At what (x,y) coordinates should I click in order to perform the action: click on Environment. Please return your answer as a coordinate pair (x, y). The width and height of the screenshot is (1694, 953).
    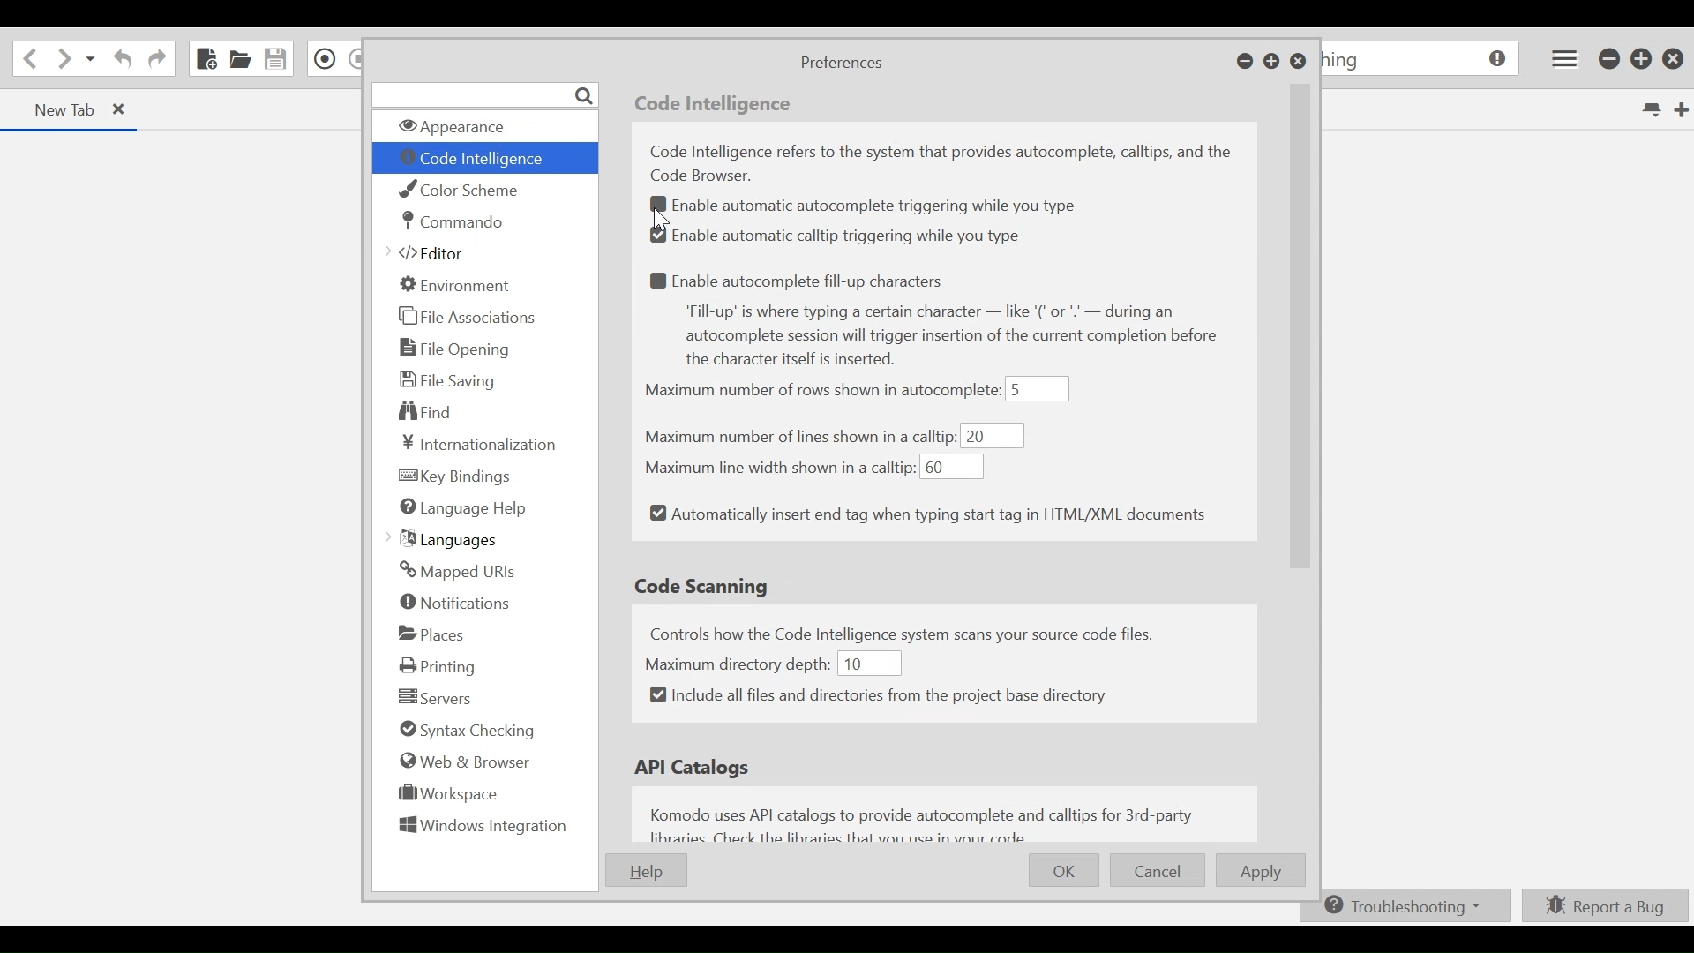
    Looking at the image, I should click on (456, 284).